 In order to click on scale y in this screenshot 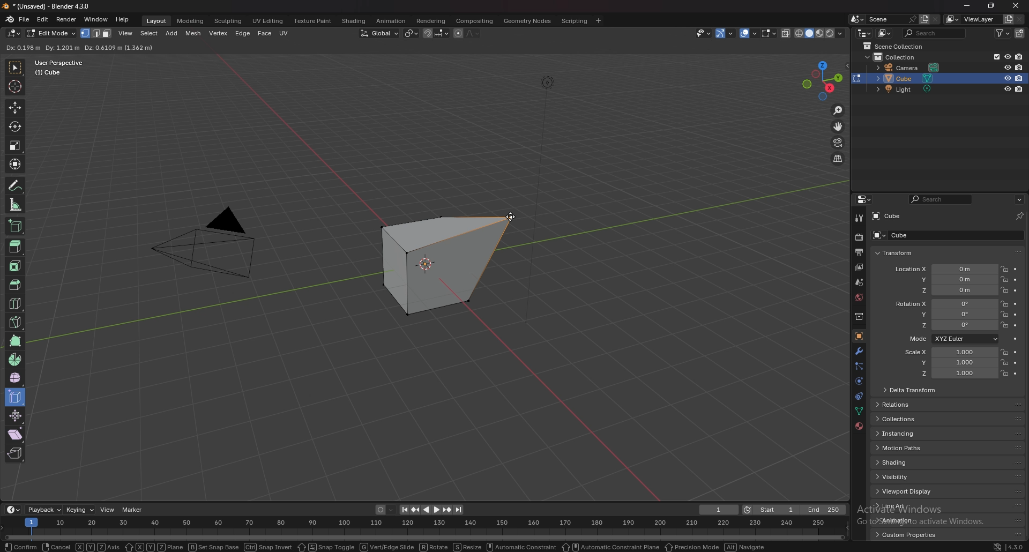, I will do `click(950, 363)`.